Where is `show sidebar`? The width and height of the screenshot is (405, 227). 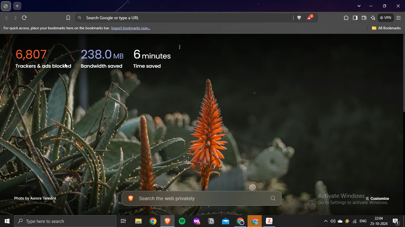 show sidebar is located at coordinates (355, 17).